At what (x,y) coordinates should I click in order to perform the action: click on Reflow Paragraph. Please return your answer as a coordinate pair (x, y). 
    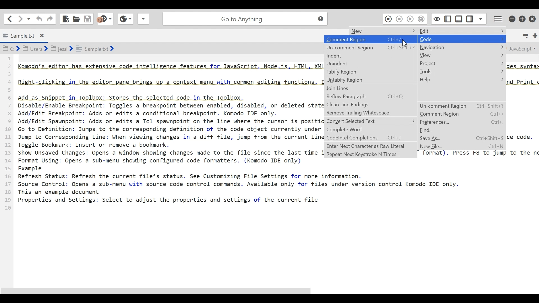
    Looking at the image, I should click on (370, 97).